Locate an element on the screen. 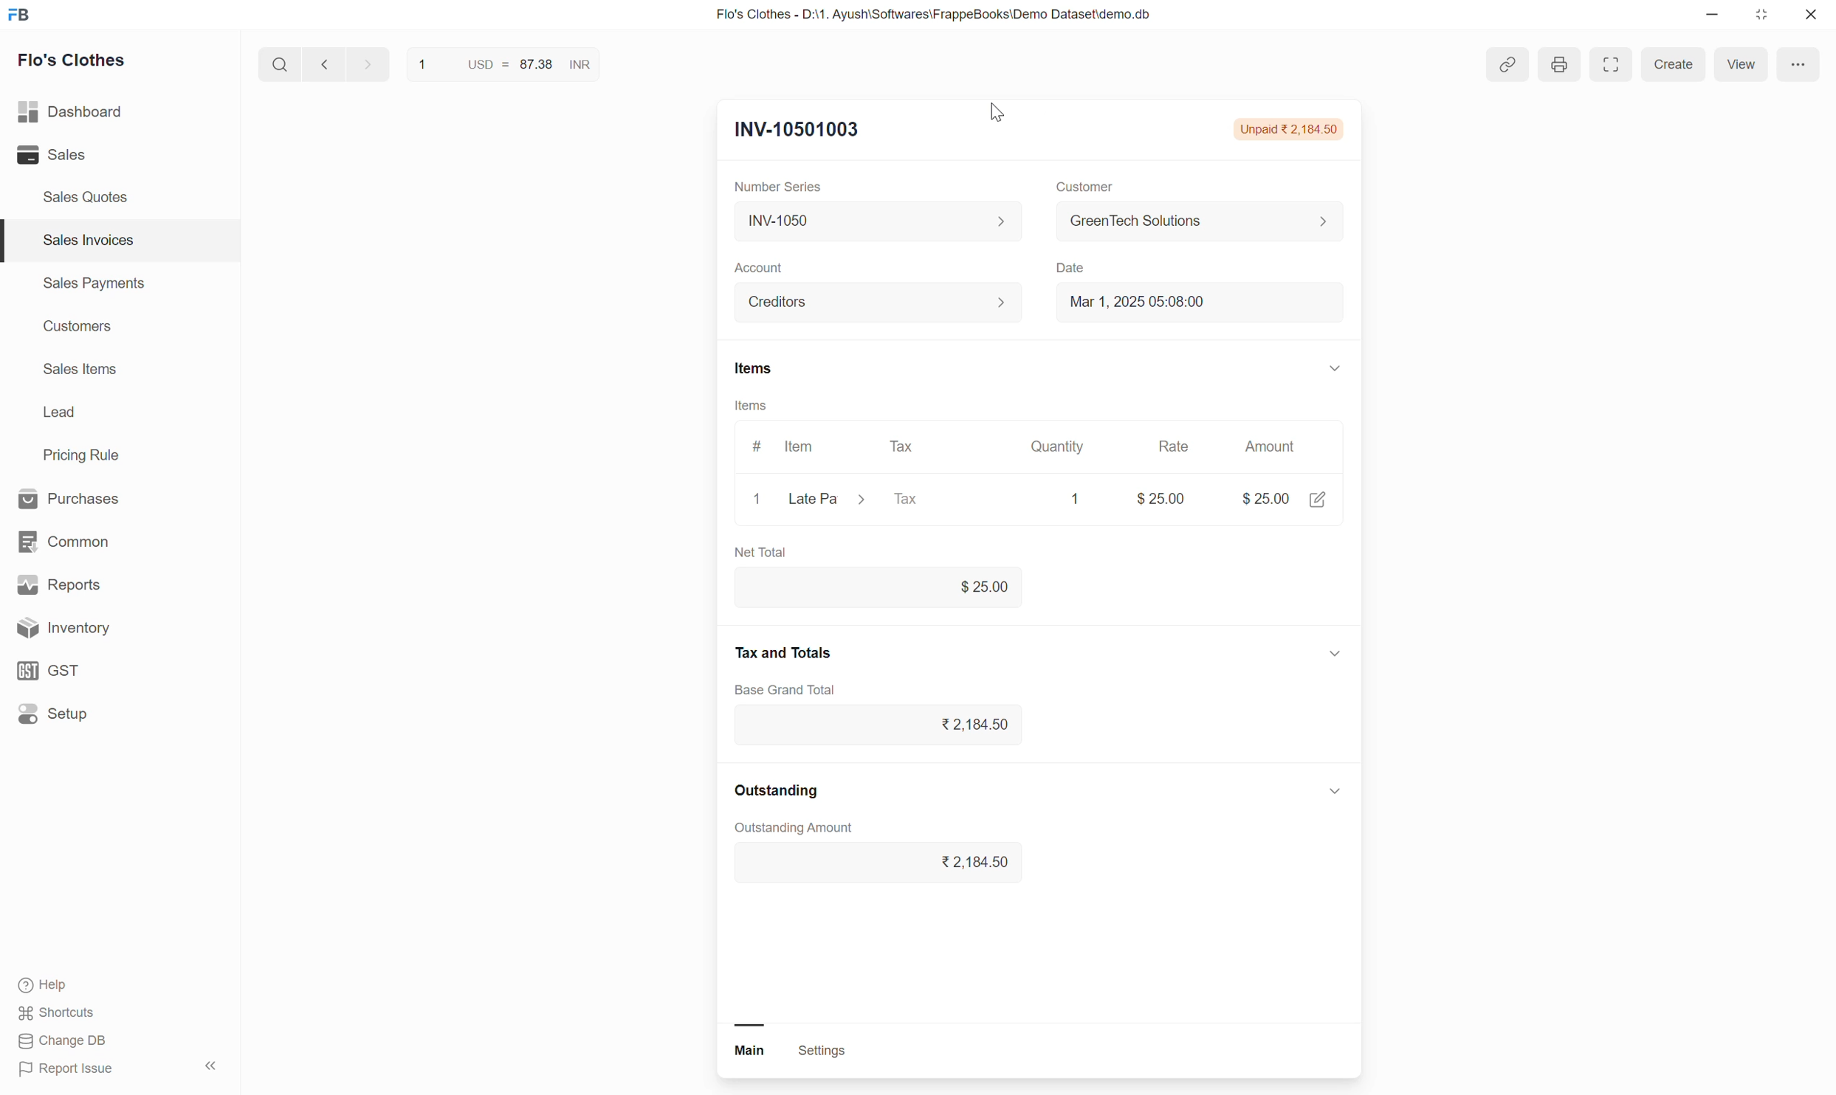 This screenshot has height=1095, width=1836. main is located at coordinates (744, 1051).